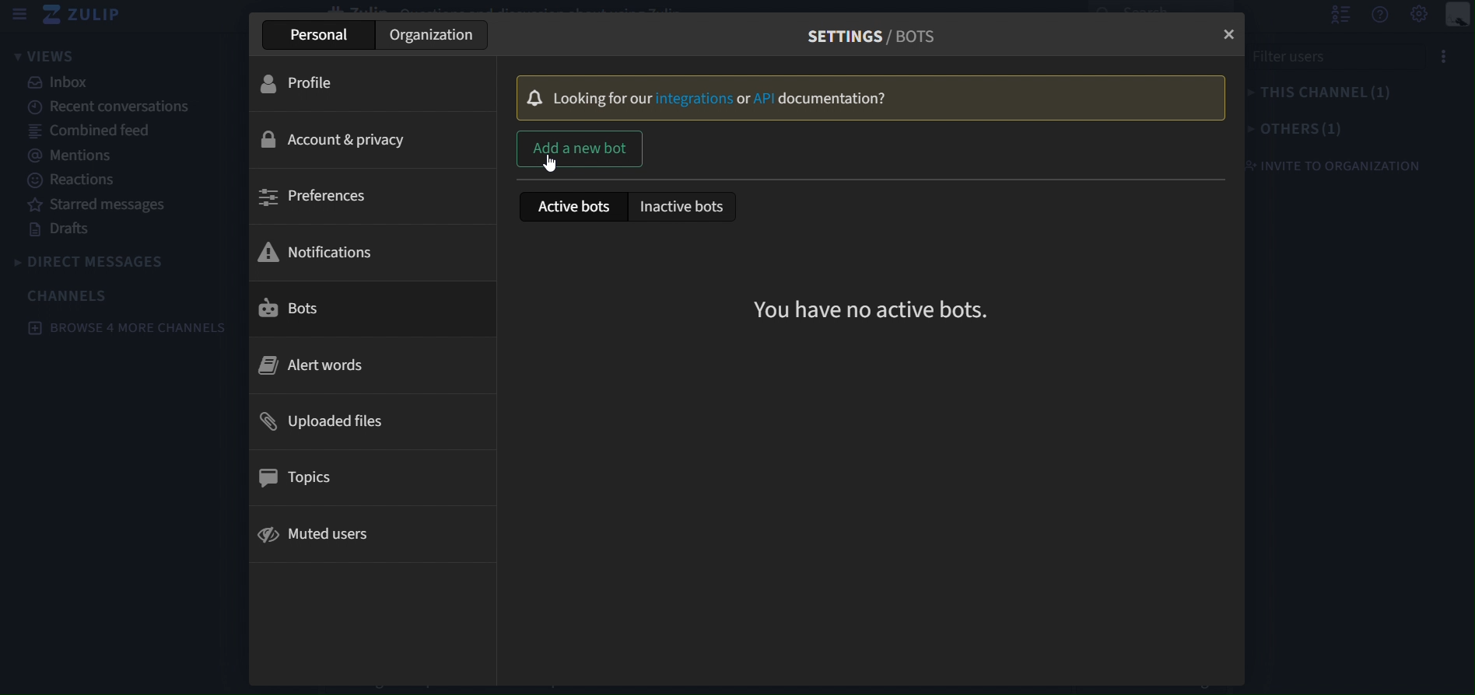  Describe the element at coordinates (1224, 30) in the screenshot. I see `close` at that location.